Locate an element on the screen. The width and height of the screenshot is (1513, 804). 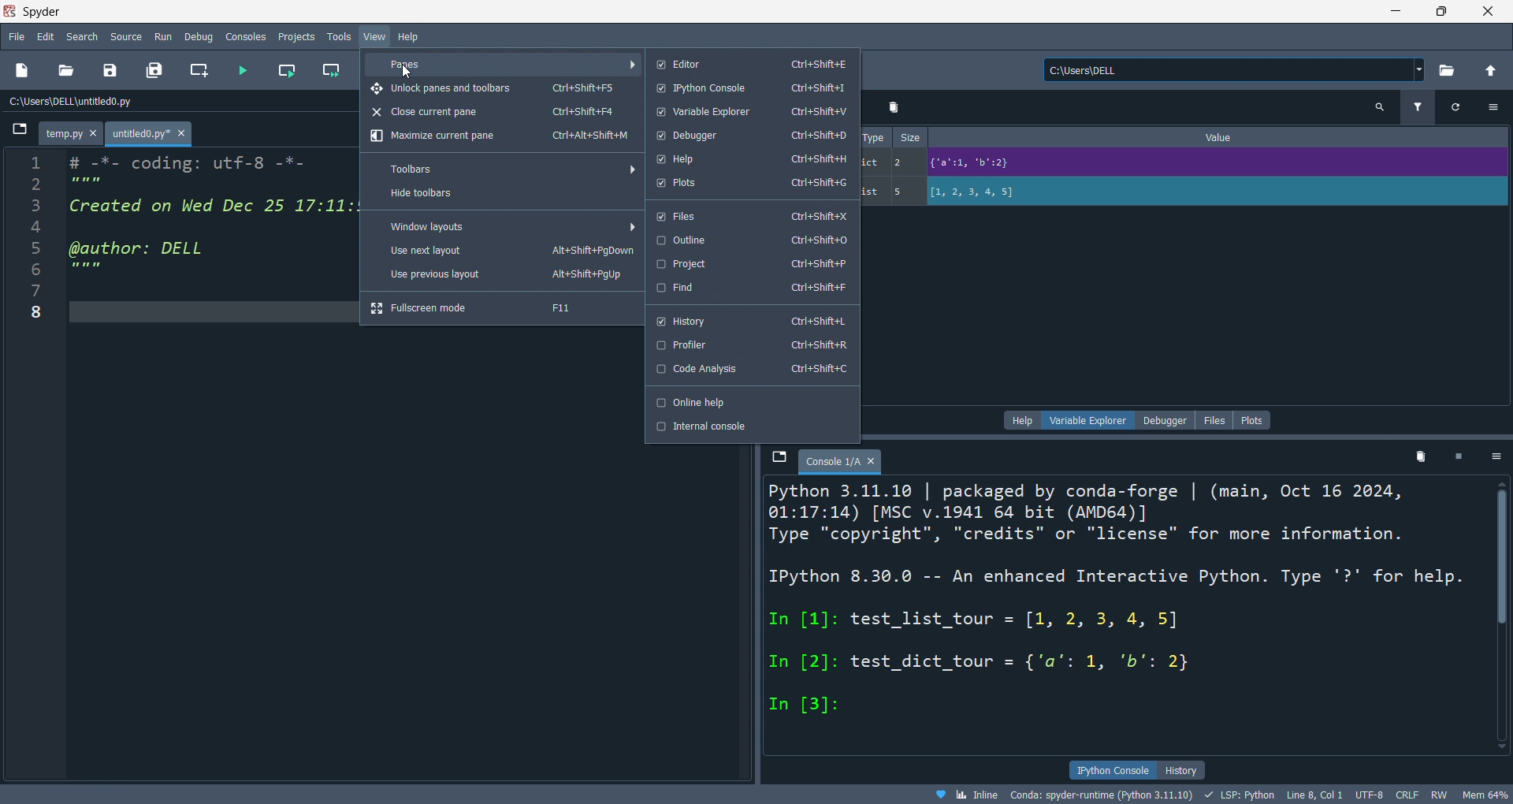
variable value is located at coordinates (1215, 193).